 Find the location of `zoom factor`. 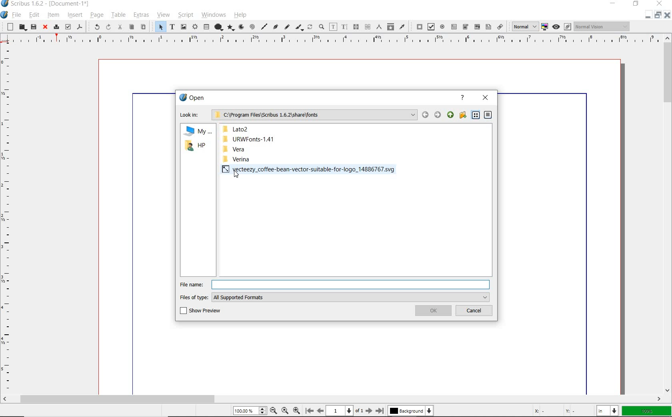

zoom factor is located at coordinates (647, 412).